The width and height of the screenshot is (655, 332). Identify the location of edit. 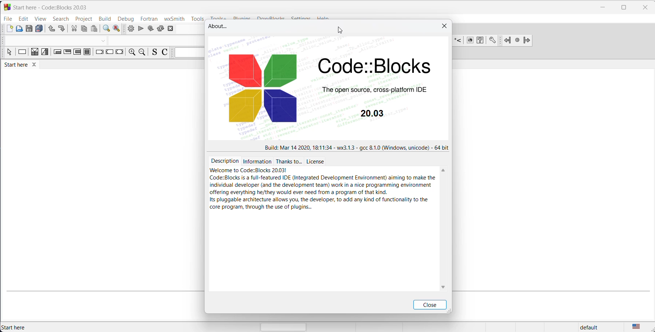
(24, 19).